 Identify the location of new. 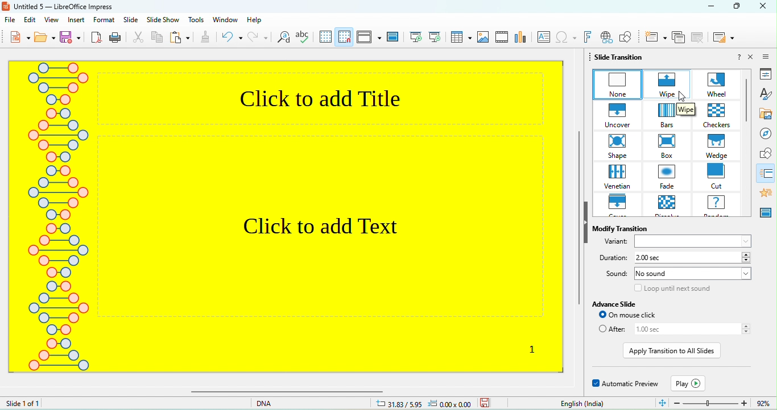
(14, 38).